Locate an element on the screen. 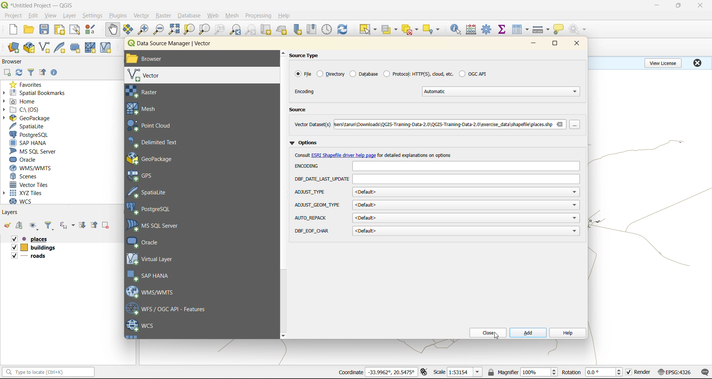 The height and width of the screenshot is (379, 712). database is located at coordinates (363, 73).